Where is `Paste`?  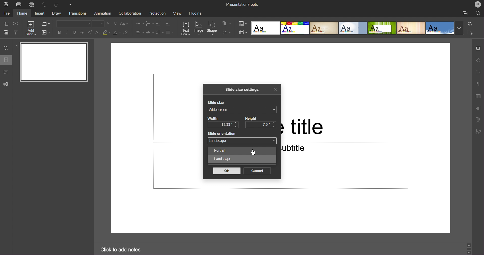
Paste is located at coordinates (5, 33).